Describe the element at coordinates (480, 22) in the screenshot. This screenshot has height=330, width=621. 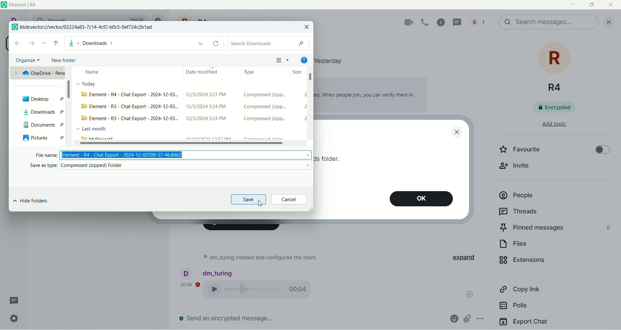
I see `people` at that location.